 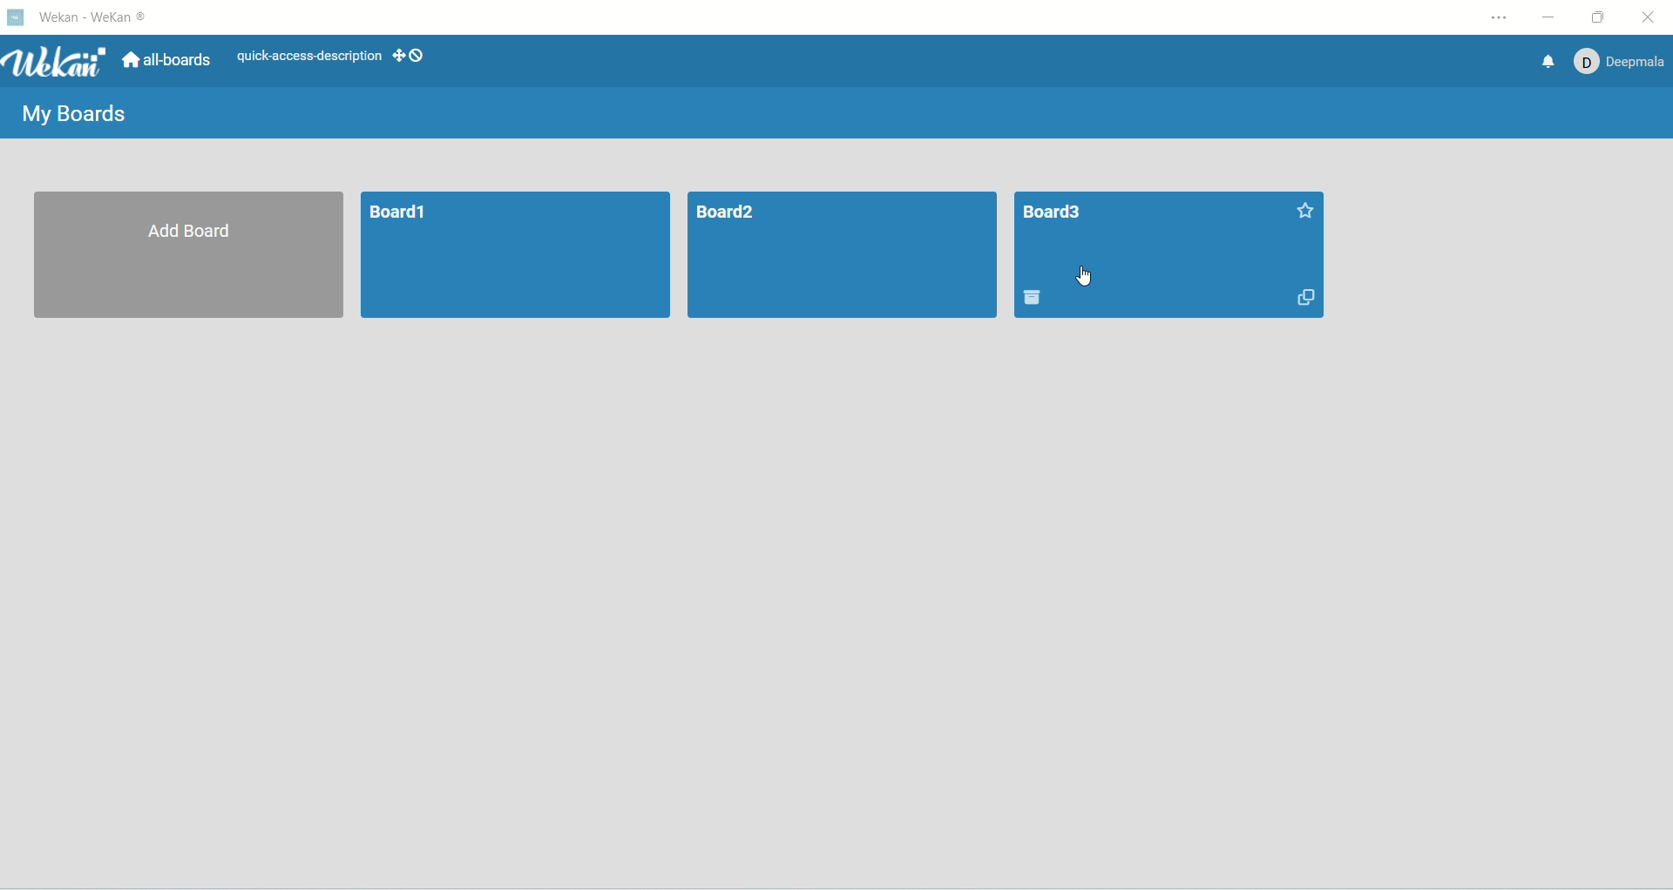 I want to click on board title, so click(x=1048, y=212).